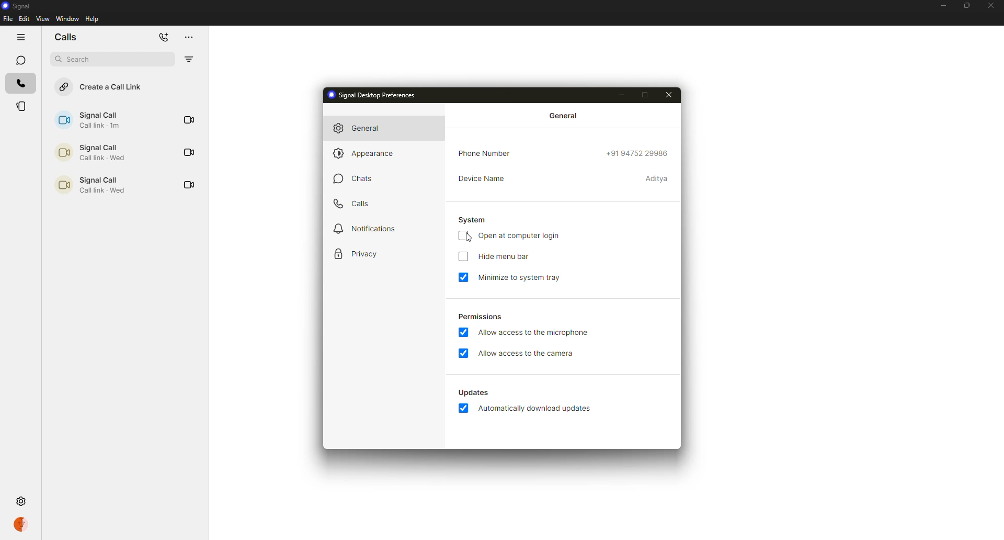  I want to click on minimize to system tray, so click(520, 278).